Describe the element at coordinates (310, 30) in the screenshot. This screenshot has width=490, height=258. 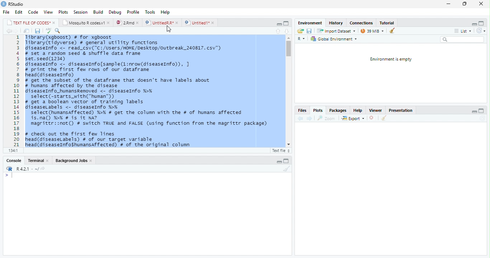
I see `Save` at that location.